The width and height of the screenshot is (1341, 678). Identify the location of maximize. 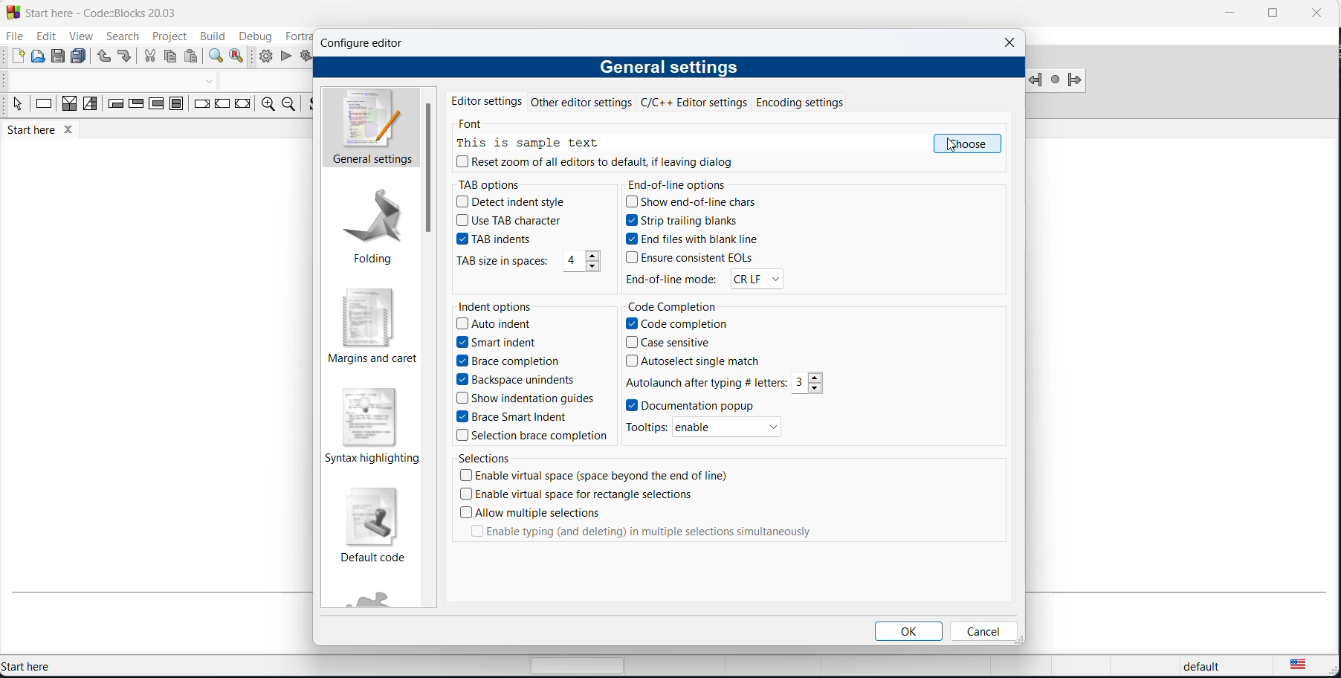
(1271, 13).